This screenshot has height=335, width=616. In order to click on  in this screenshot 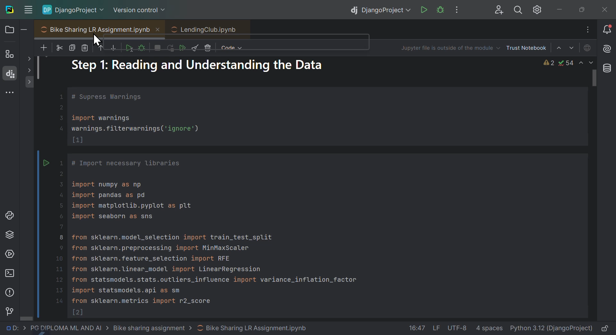, I will do `click(586, 29)`.